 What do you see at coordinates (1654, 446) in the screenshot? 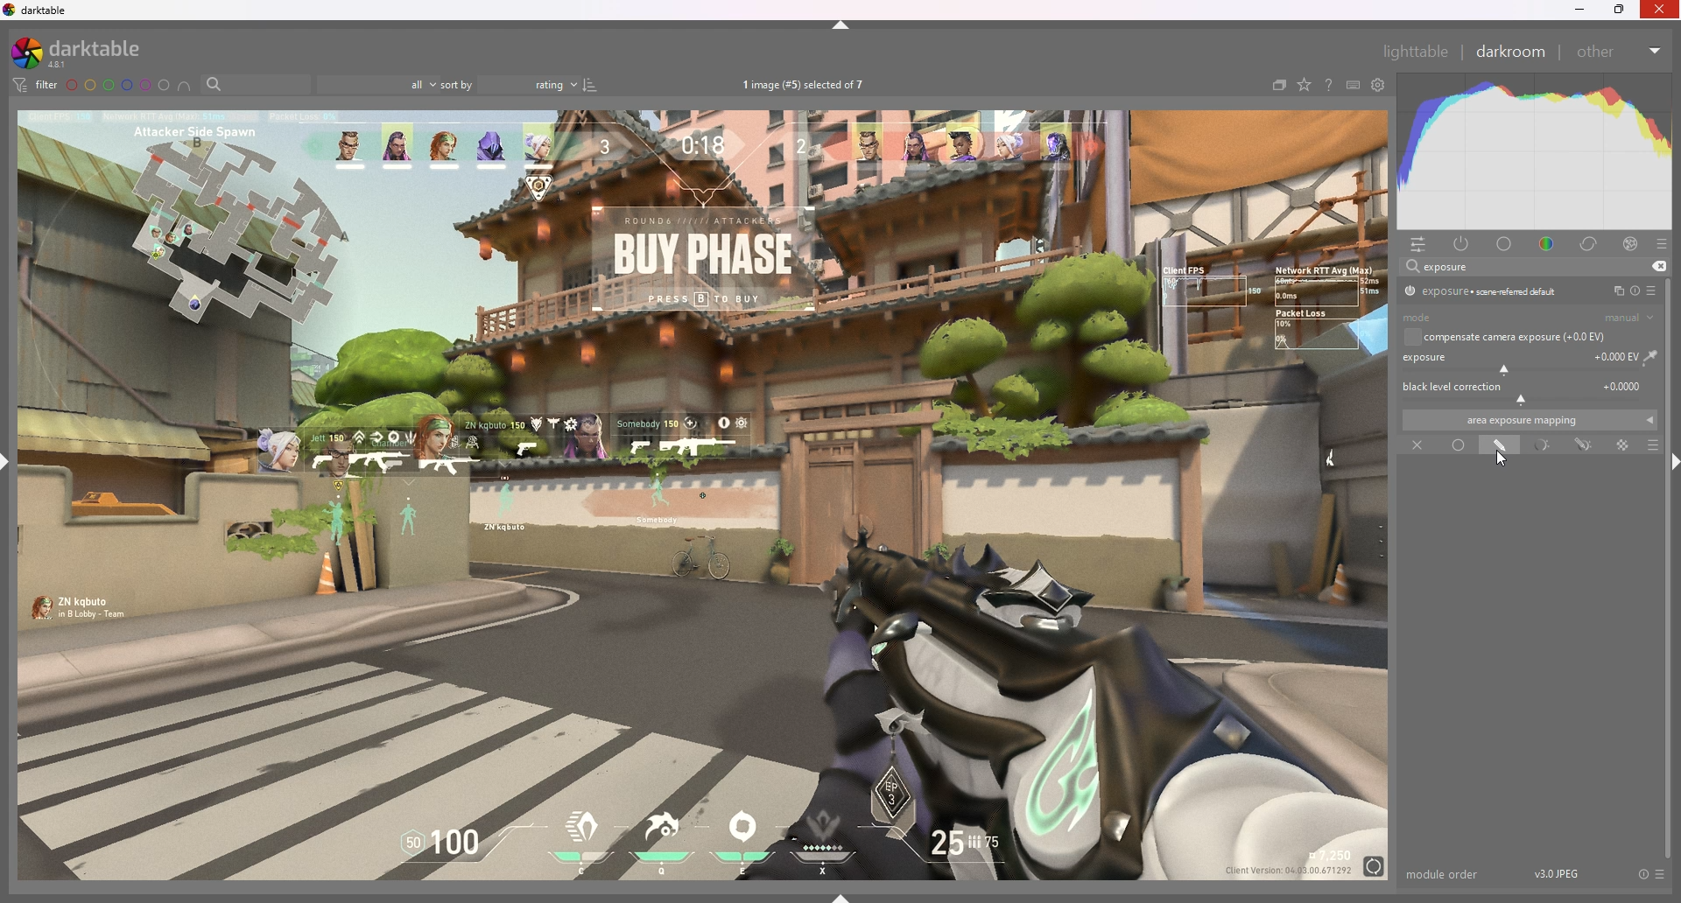
I see `blending options` at bounding box center [1654, 446].